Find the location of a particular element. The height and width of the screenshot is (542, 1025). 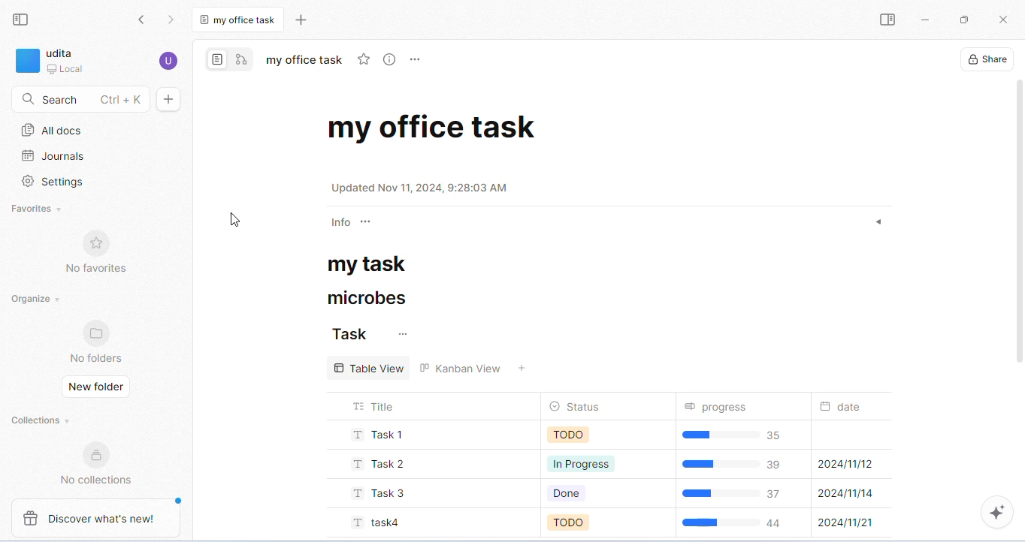

task is located at coordinates (349, 335).